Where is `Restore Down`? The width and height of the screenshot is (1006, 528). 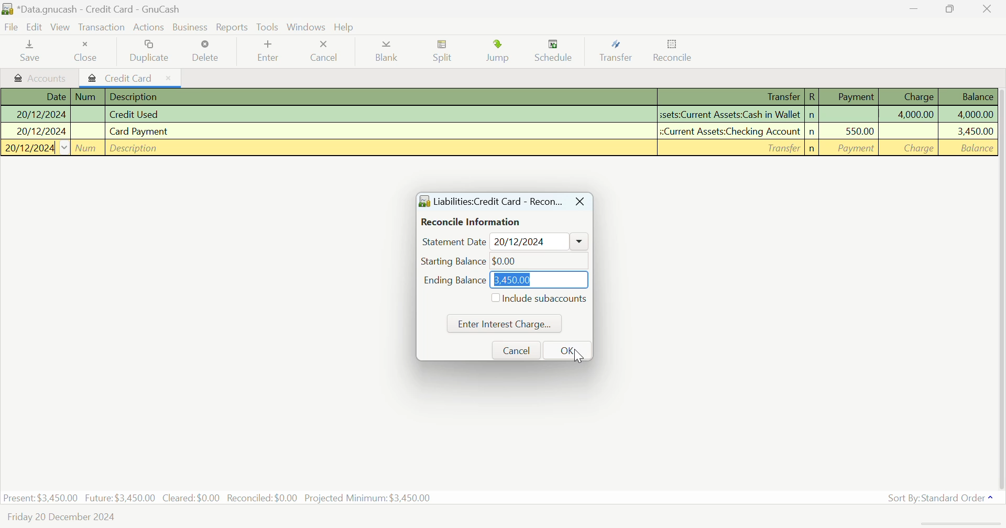 Restore Down is located at coordinates (915, 9).